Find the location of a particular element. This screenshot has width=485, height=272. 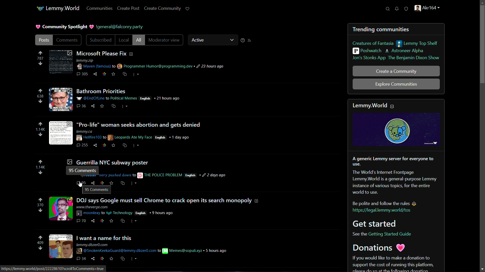

text is located at coordinates (53, 269).